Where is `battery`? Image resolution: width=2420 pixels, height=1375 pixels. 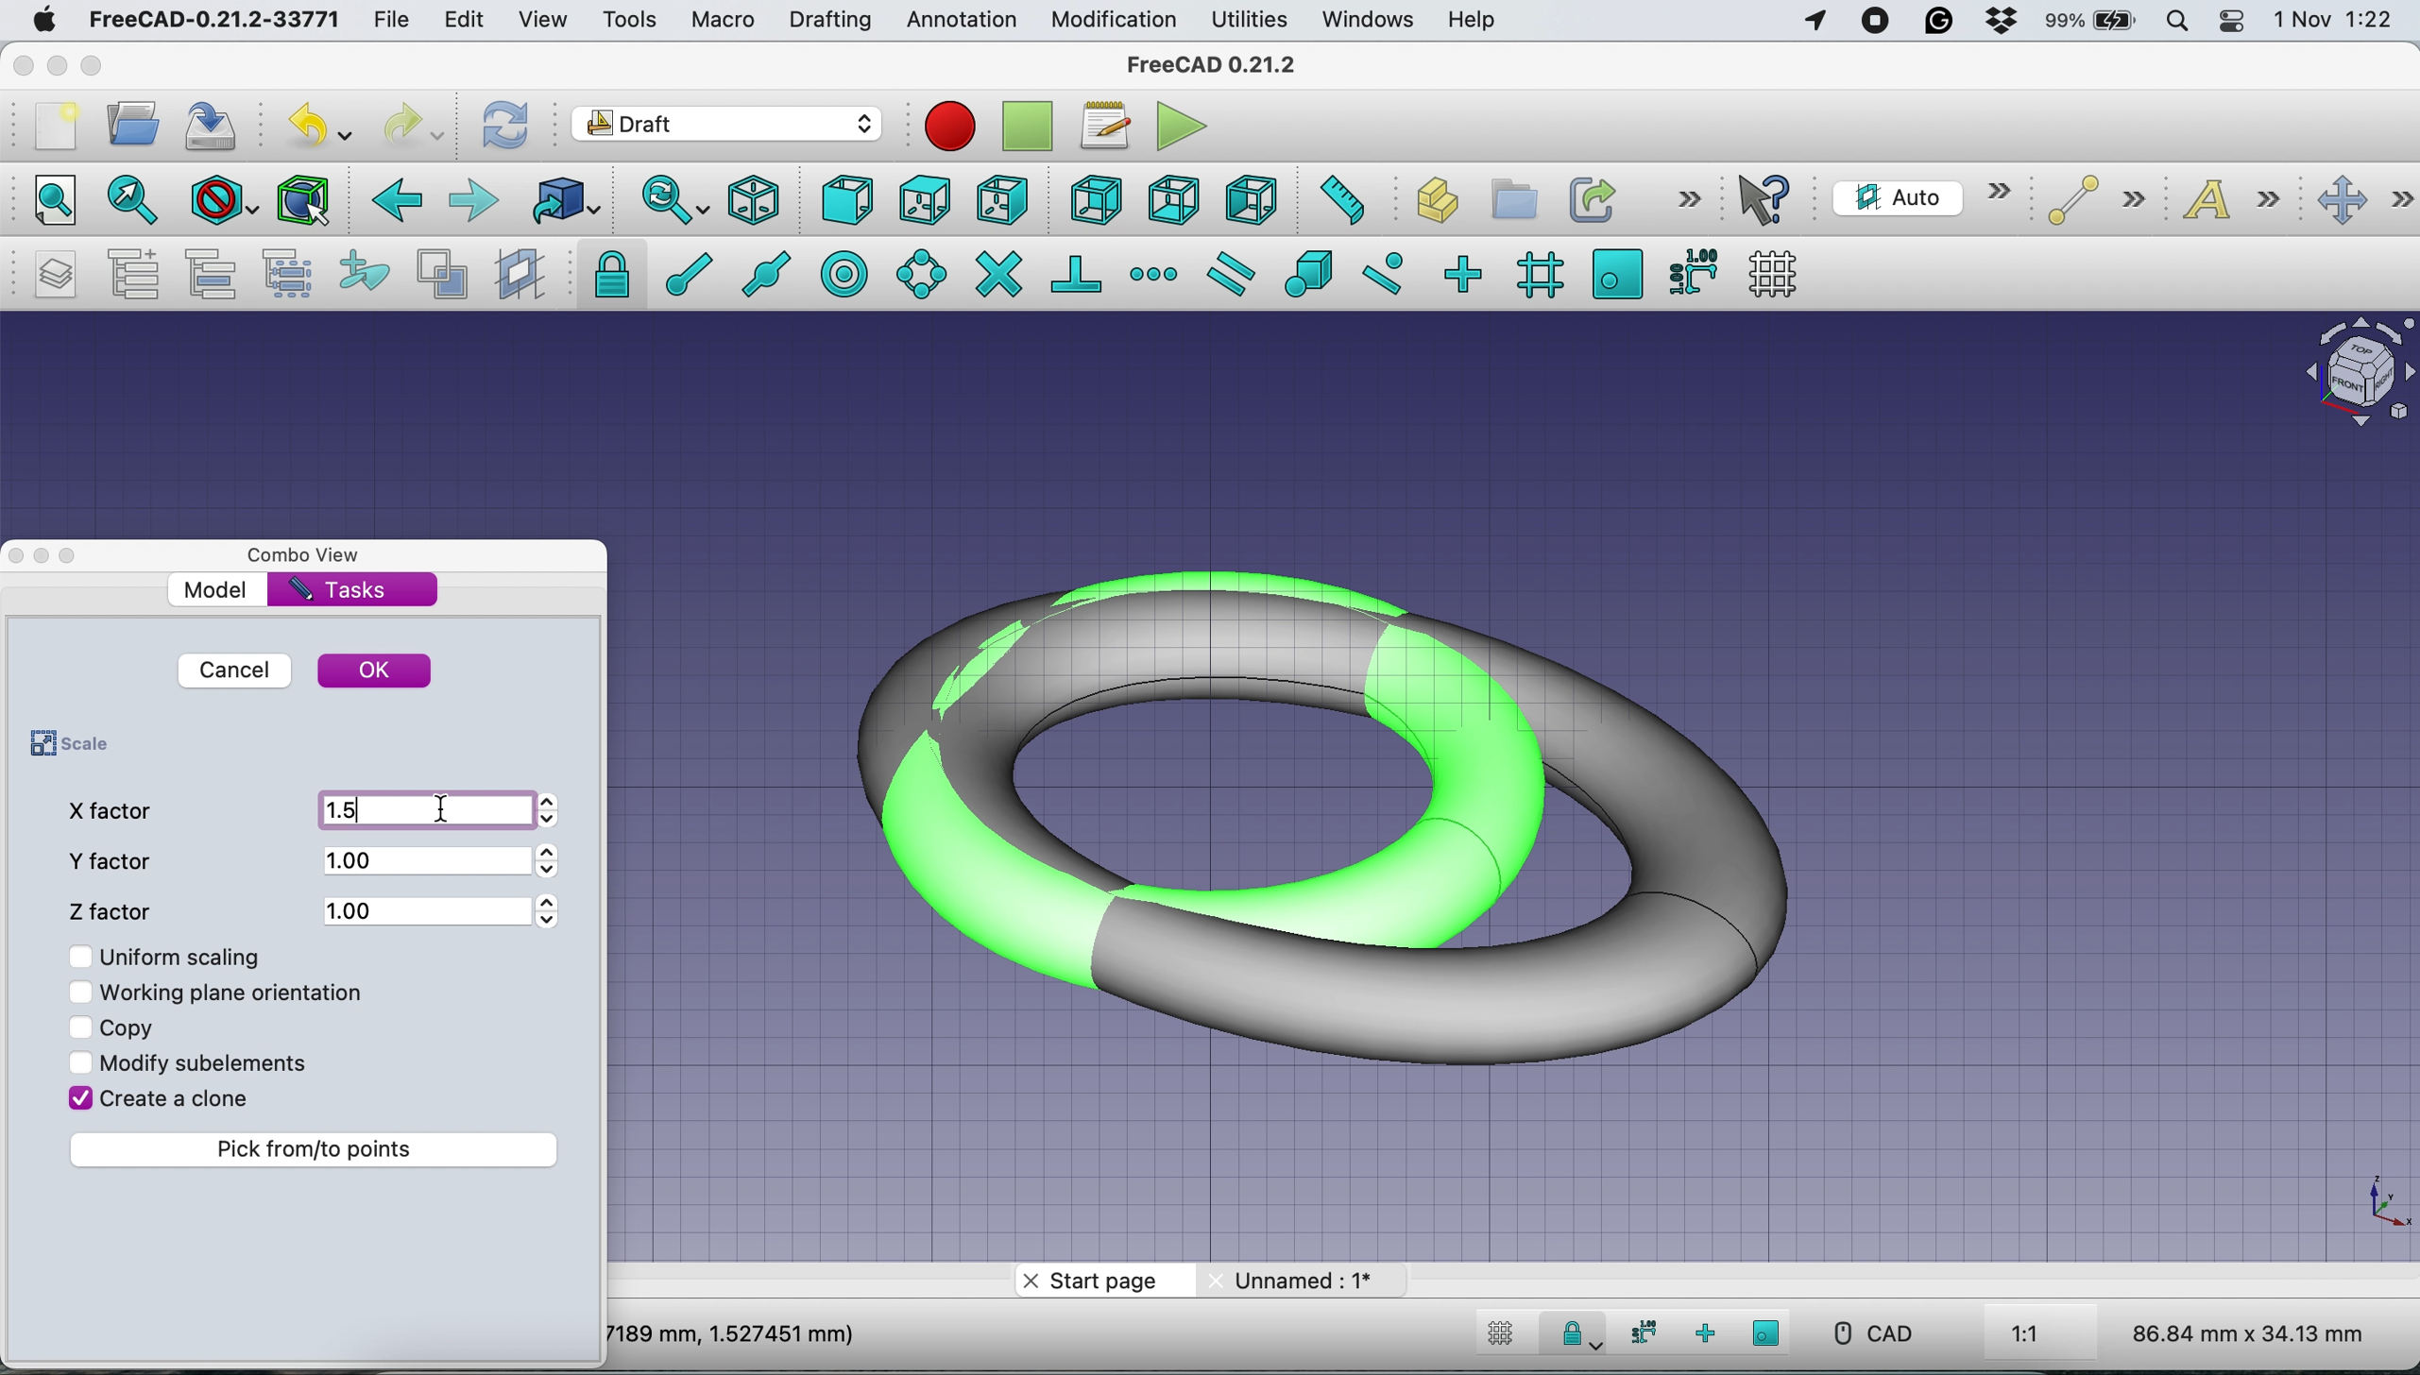 battery is located at coordinates (2092, 23).